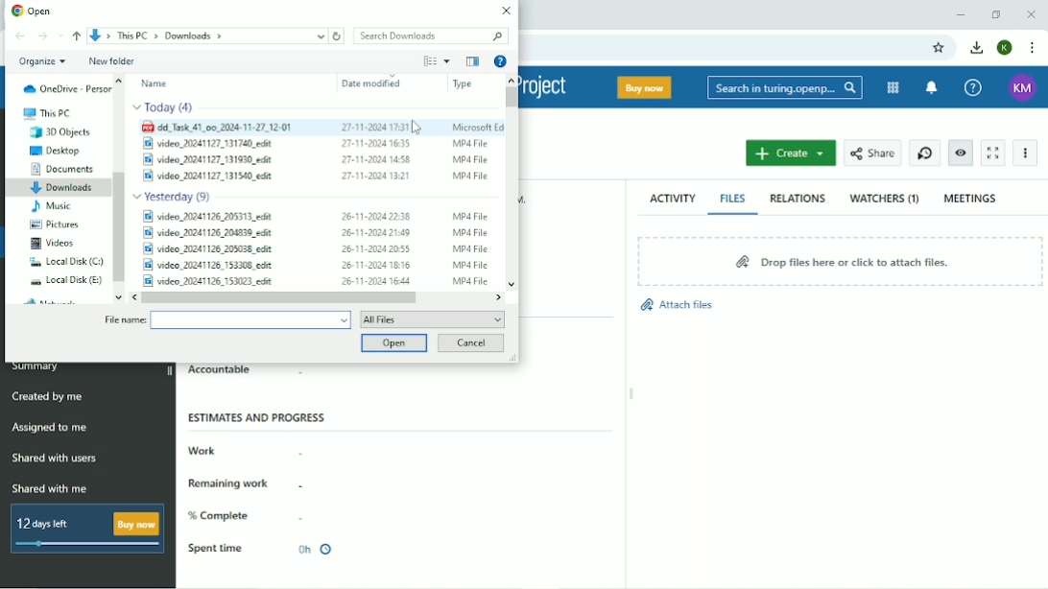 This screenshot has width=1048, height=589. What do you see at coordinates (872, 153) in the screenshot?
I see `Share` at bounding box center [872, 153].